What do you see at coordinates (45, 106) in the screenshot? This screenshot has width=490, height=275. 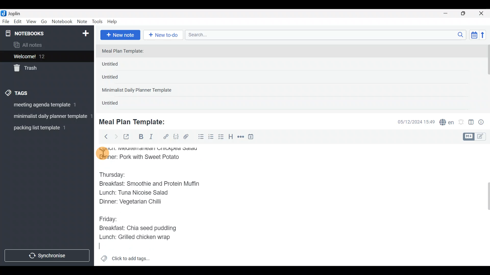 I see `Tag 1` at bounding box center [45, 106].